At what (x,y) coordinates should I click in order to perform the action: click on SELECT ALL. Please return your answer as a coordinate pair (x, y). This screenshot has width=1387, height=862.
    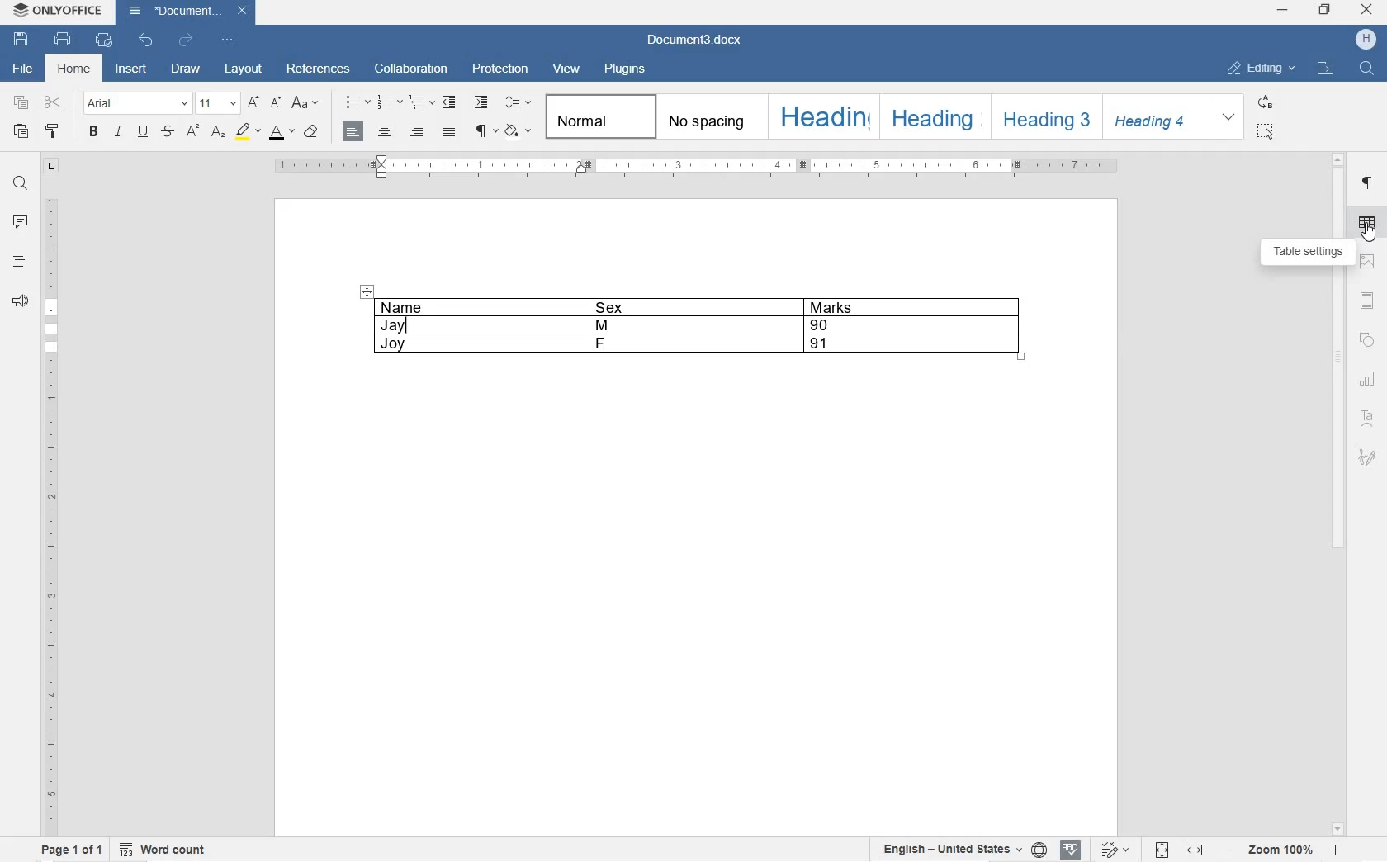
    Looking at the image, I should click on (1267, 131).